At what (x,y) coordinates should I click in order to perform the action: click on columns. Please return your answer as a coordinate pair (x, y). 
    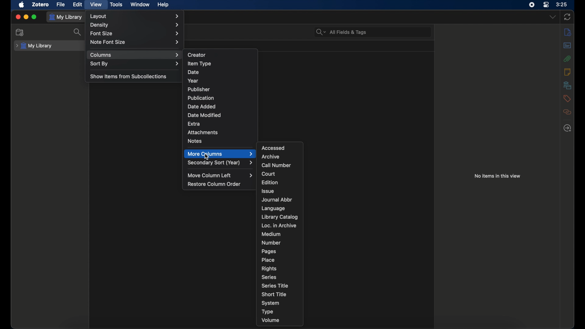
    Looking at the image, I should click on (135, 55).